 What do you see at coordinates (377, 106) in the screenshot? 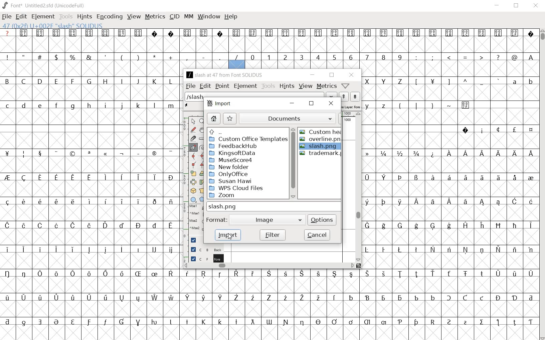
I see `y z` at bounding box center [377, 106].